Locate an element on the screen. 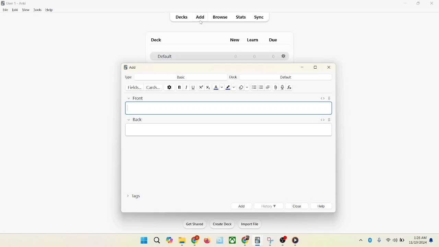 The height and width of the screenshot is (247, 439). deck is located at coordinates (233, 77).